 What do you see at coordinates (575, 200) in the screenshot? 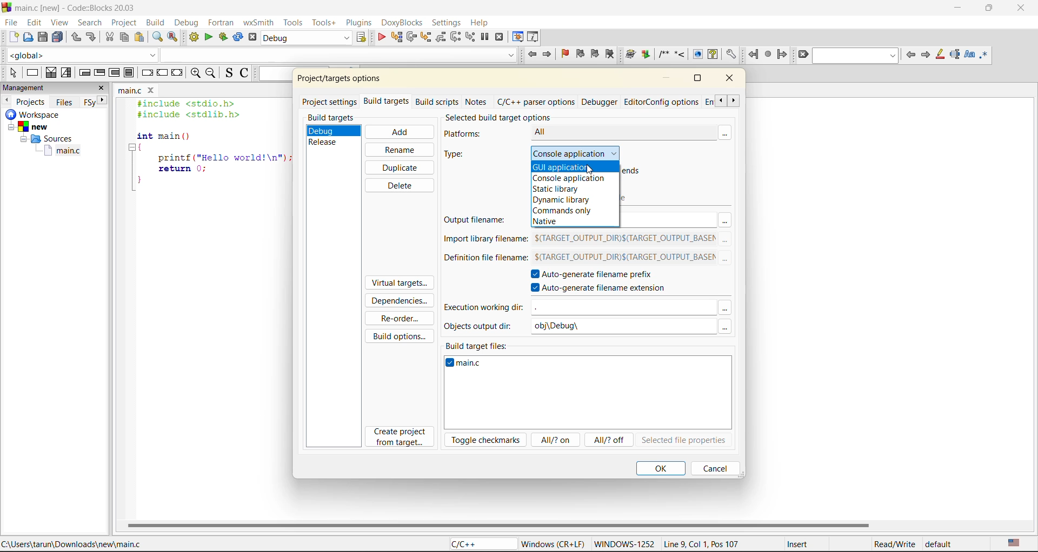
I see `dynamic library` at bounding box center [575, 200].